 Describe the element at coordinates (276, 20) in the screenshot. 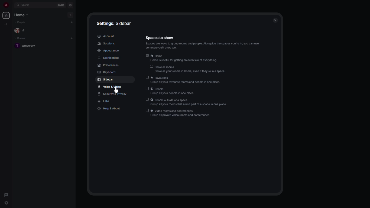

I see `close` at that location.